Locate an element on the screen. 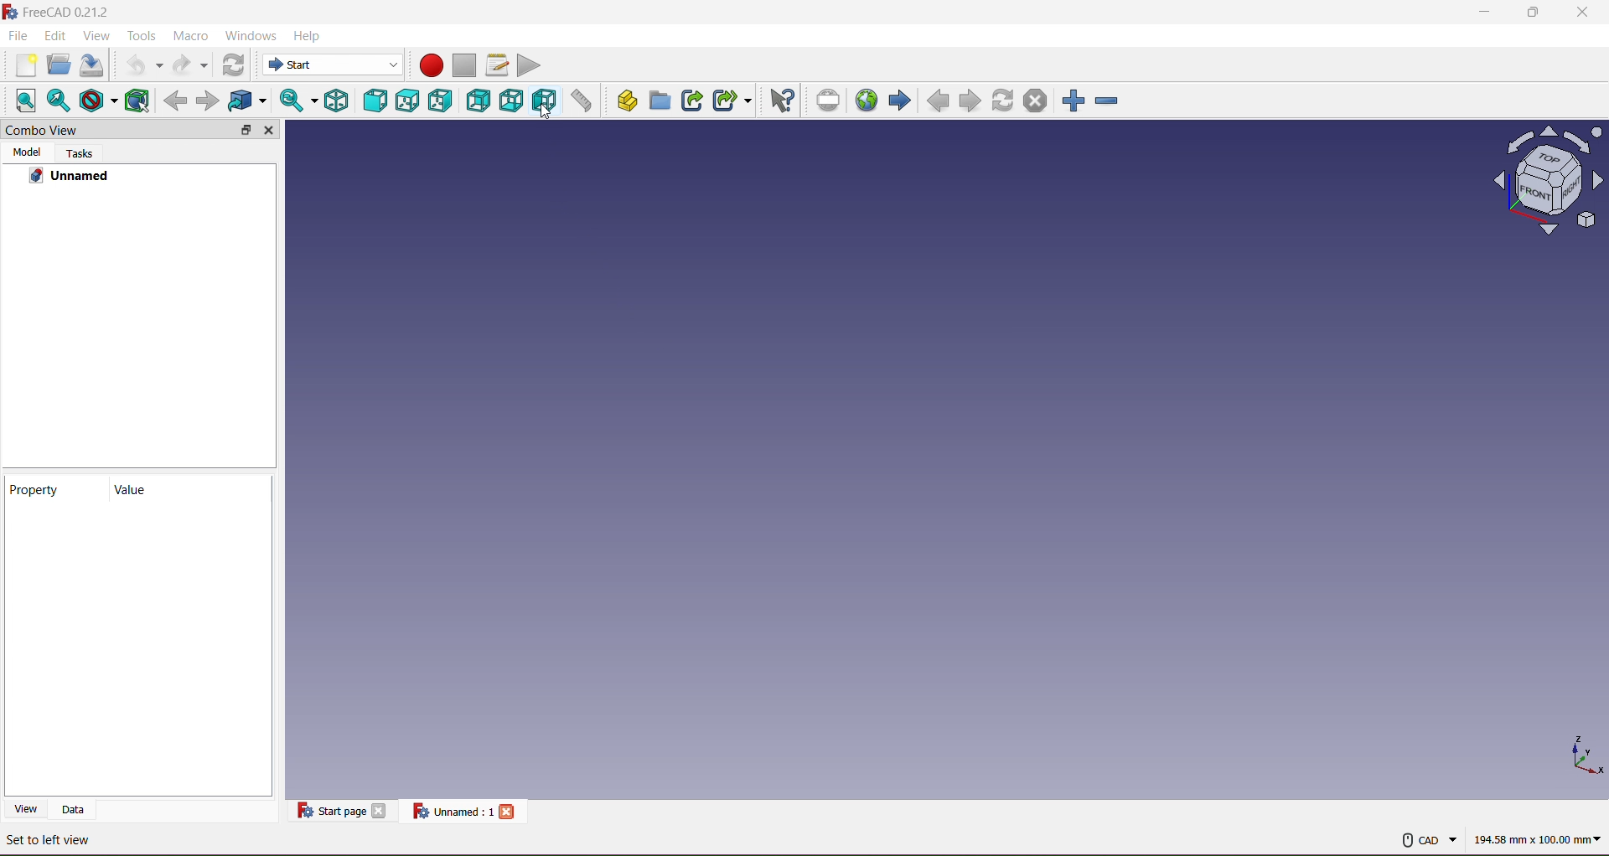  Maximize is located at coordinates (1534, 11).